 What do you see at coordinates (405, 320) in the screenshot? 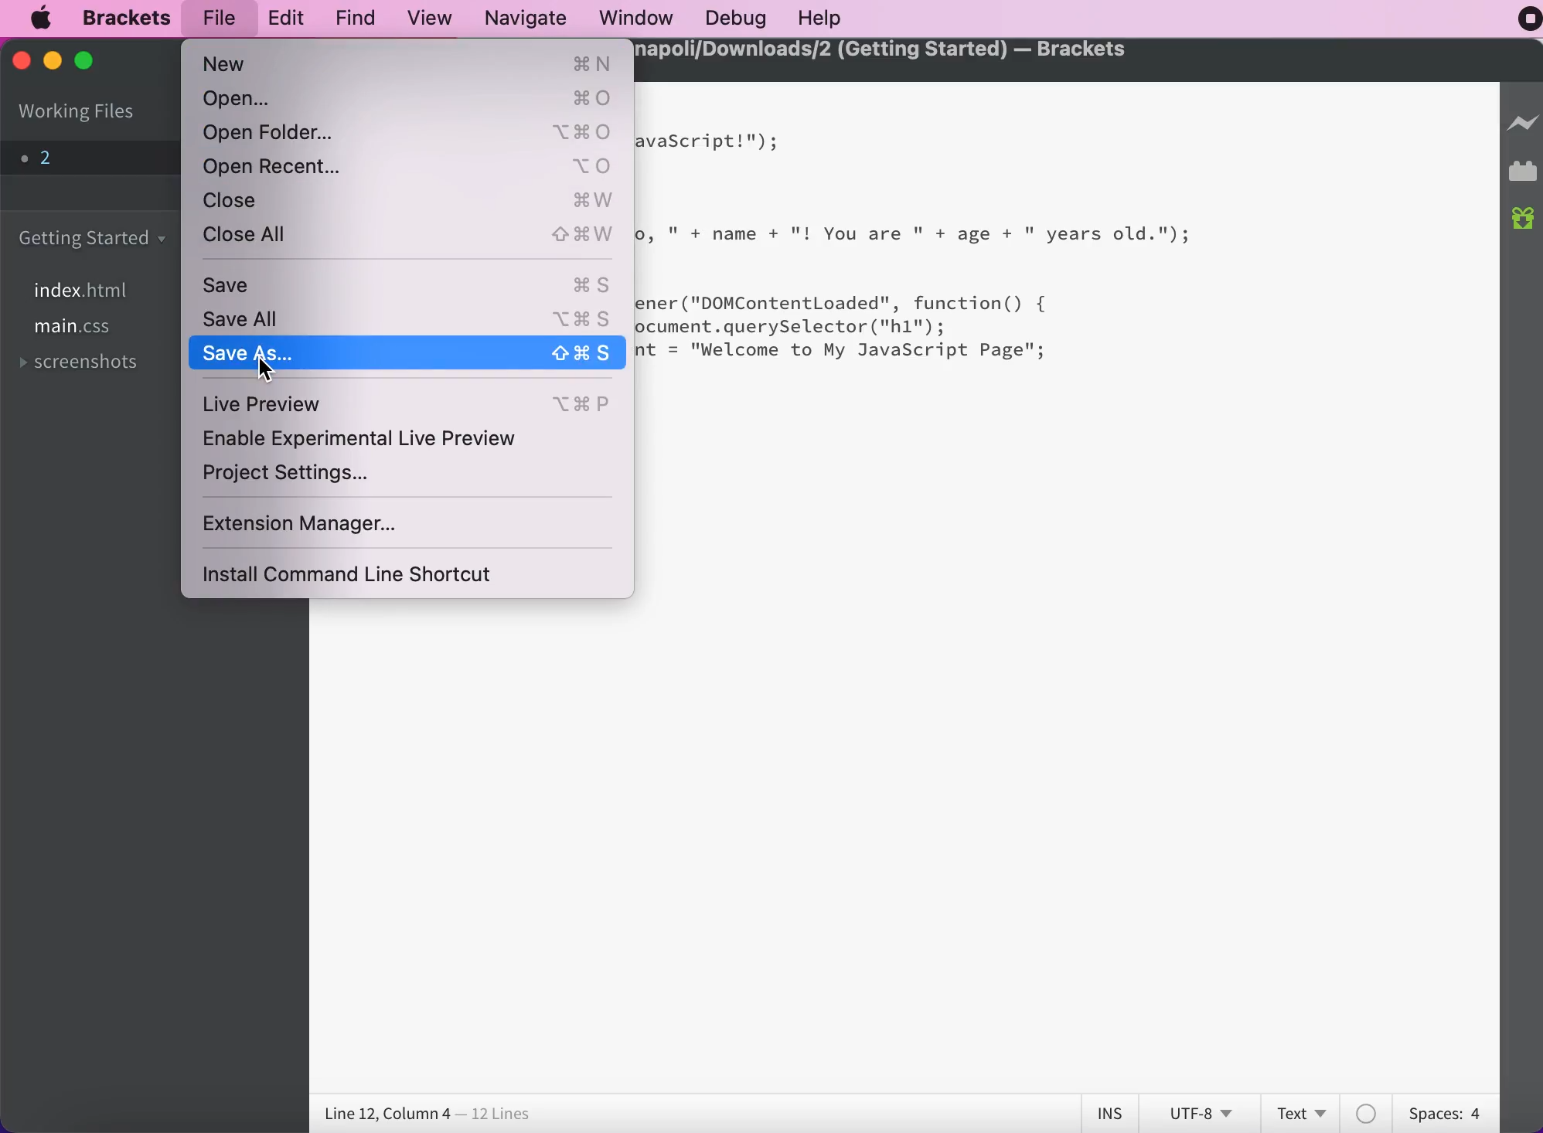
I see `save all` at bounding box center [405, 320].